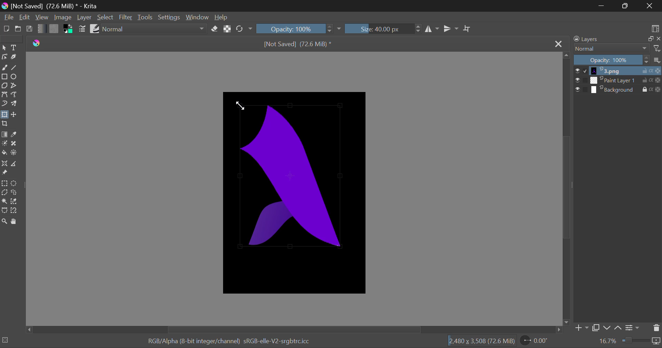 Image resolution: width=662 pixels, height=348 pixels. Describe the element at coordinates (294, 329) in the screenshot. I see `Scroll Bar` at that location.